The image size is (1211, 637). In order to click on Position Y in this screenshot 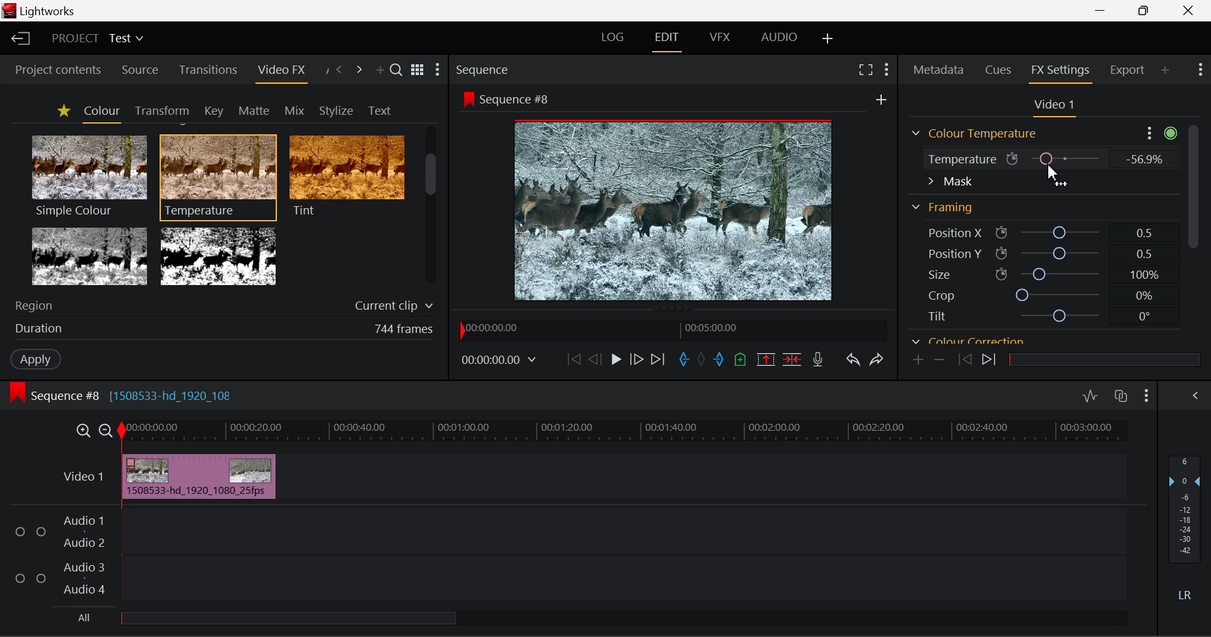, I will do `click(947, 254)`.